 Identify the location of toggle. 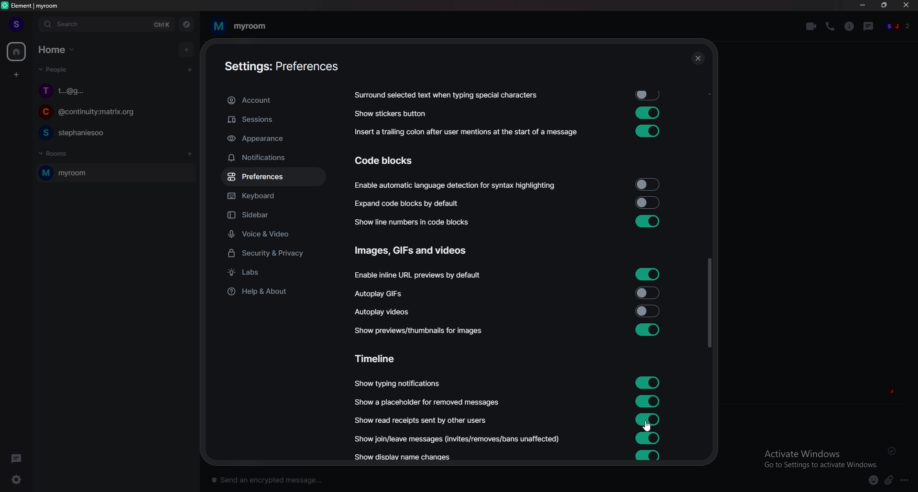
(647, 221).